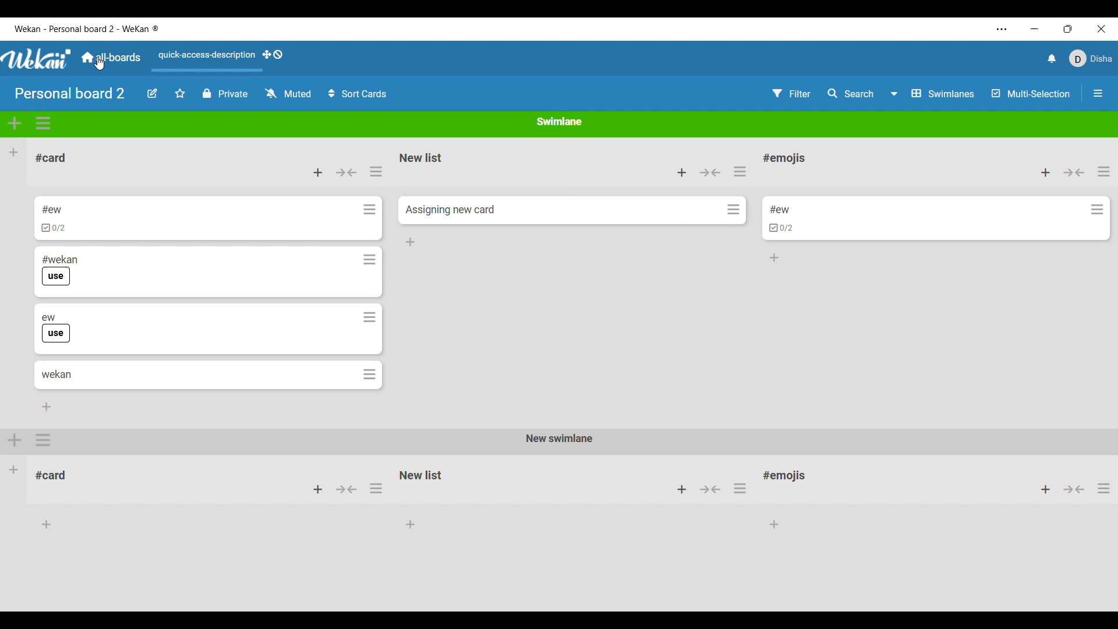 The height and width of the screenshot is (629, 1118). I want to click on Add card to bottom of list, so click(47, 407).